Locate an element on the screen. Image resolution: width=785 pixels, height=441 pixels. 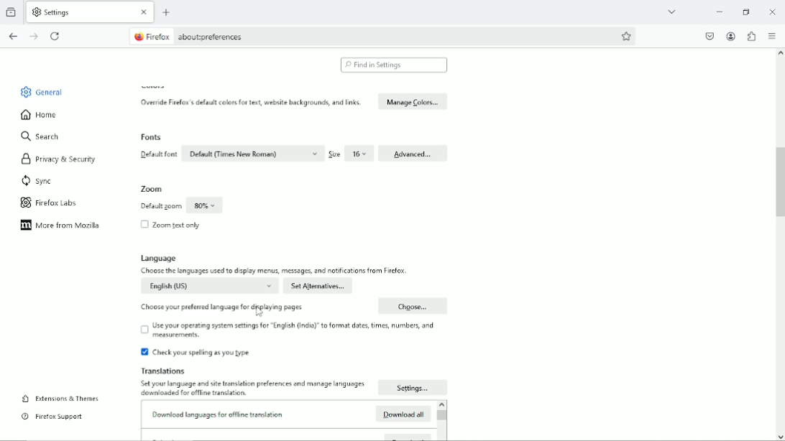
Manage Colors... is located at coordinates (413, 101).